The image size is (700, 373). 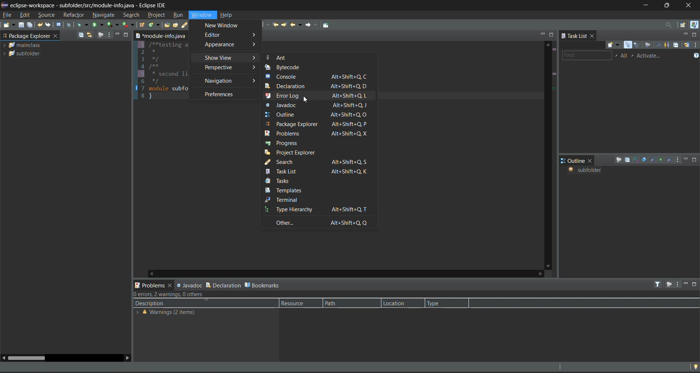 I want to click on horizontal scroll bar, so click(x=26, y=358).